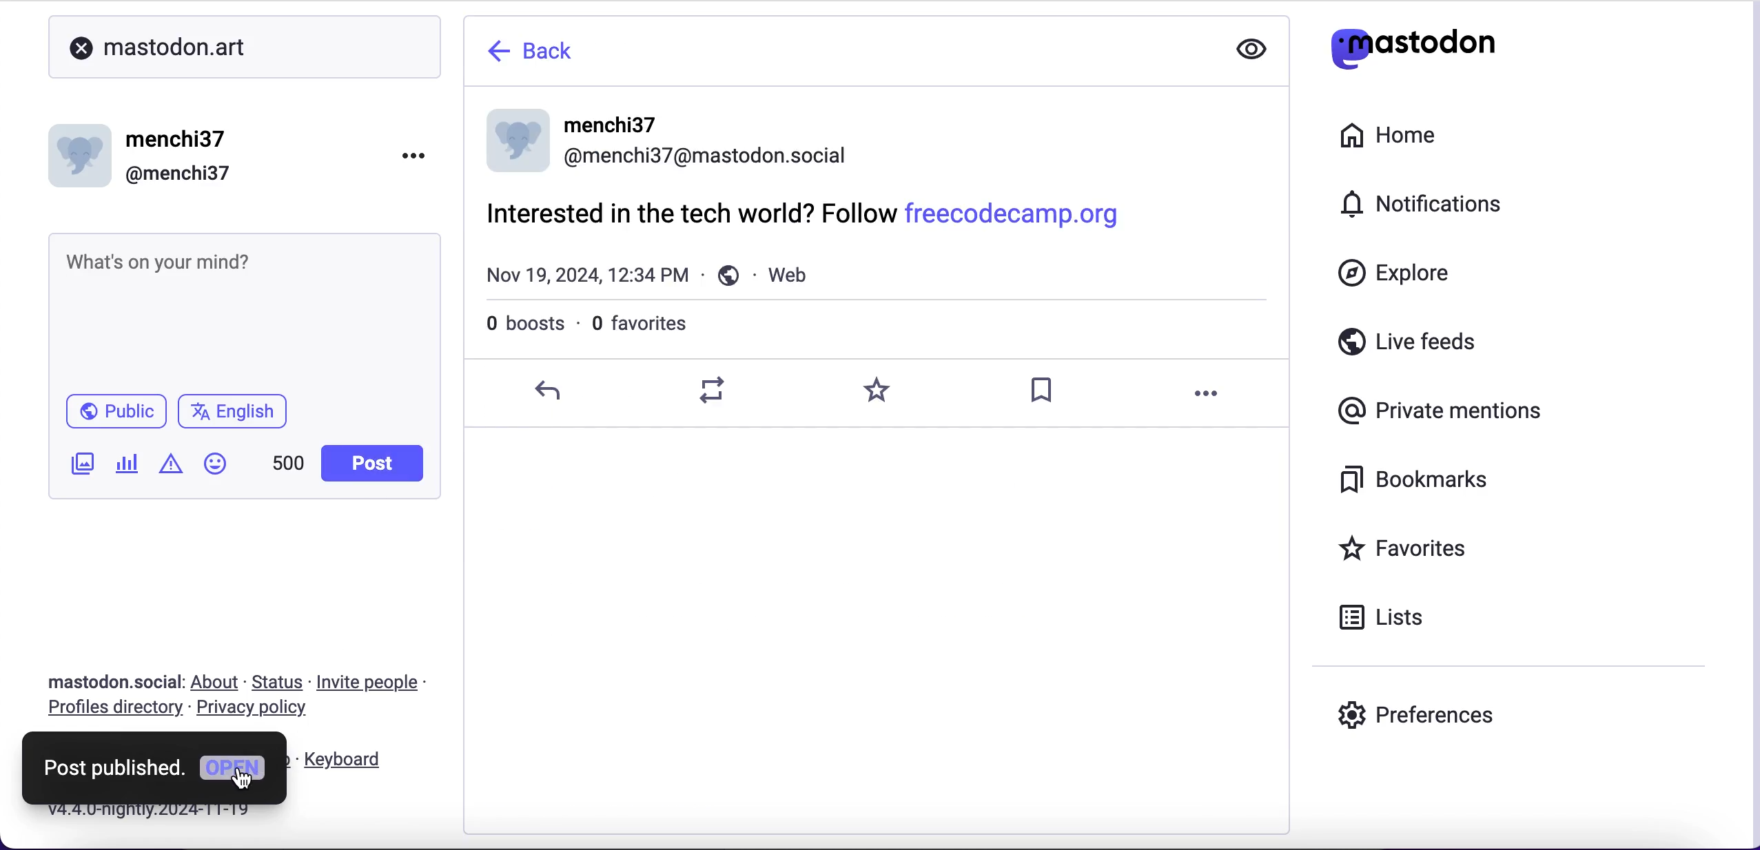 This screenshot has width=1760, height=850. What do you see at coordinates (1415, 718) in the screenshot?
I see `preferences` at bounding box center [1415, 718].